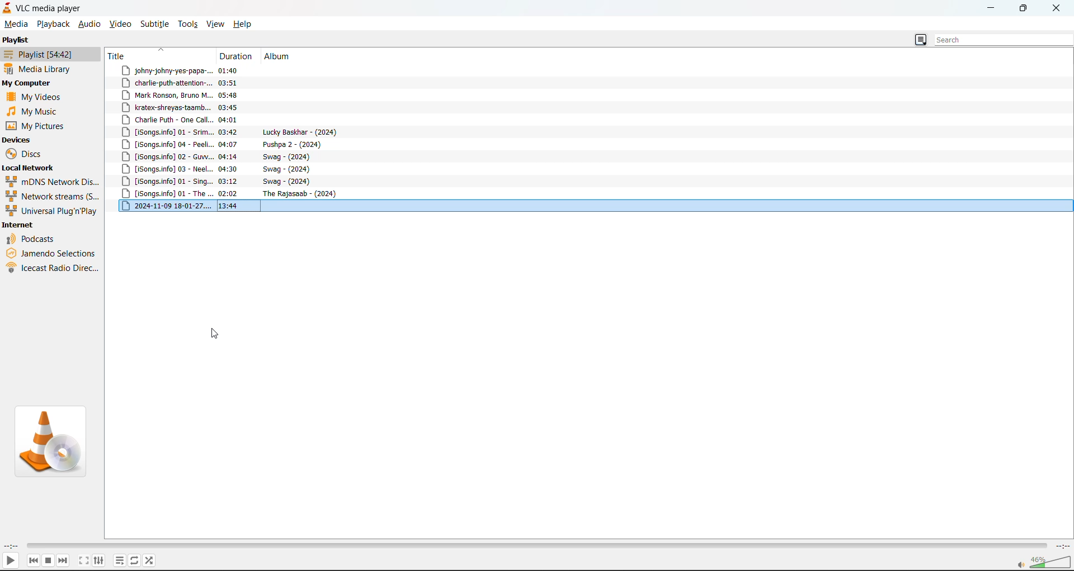  What do you see at coordinates (206, 120) in the screenshot?
I see `track 5 title, duration and album details` at bounding box center [206, 120].